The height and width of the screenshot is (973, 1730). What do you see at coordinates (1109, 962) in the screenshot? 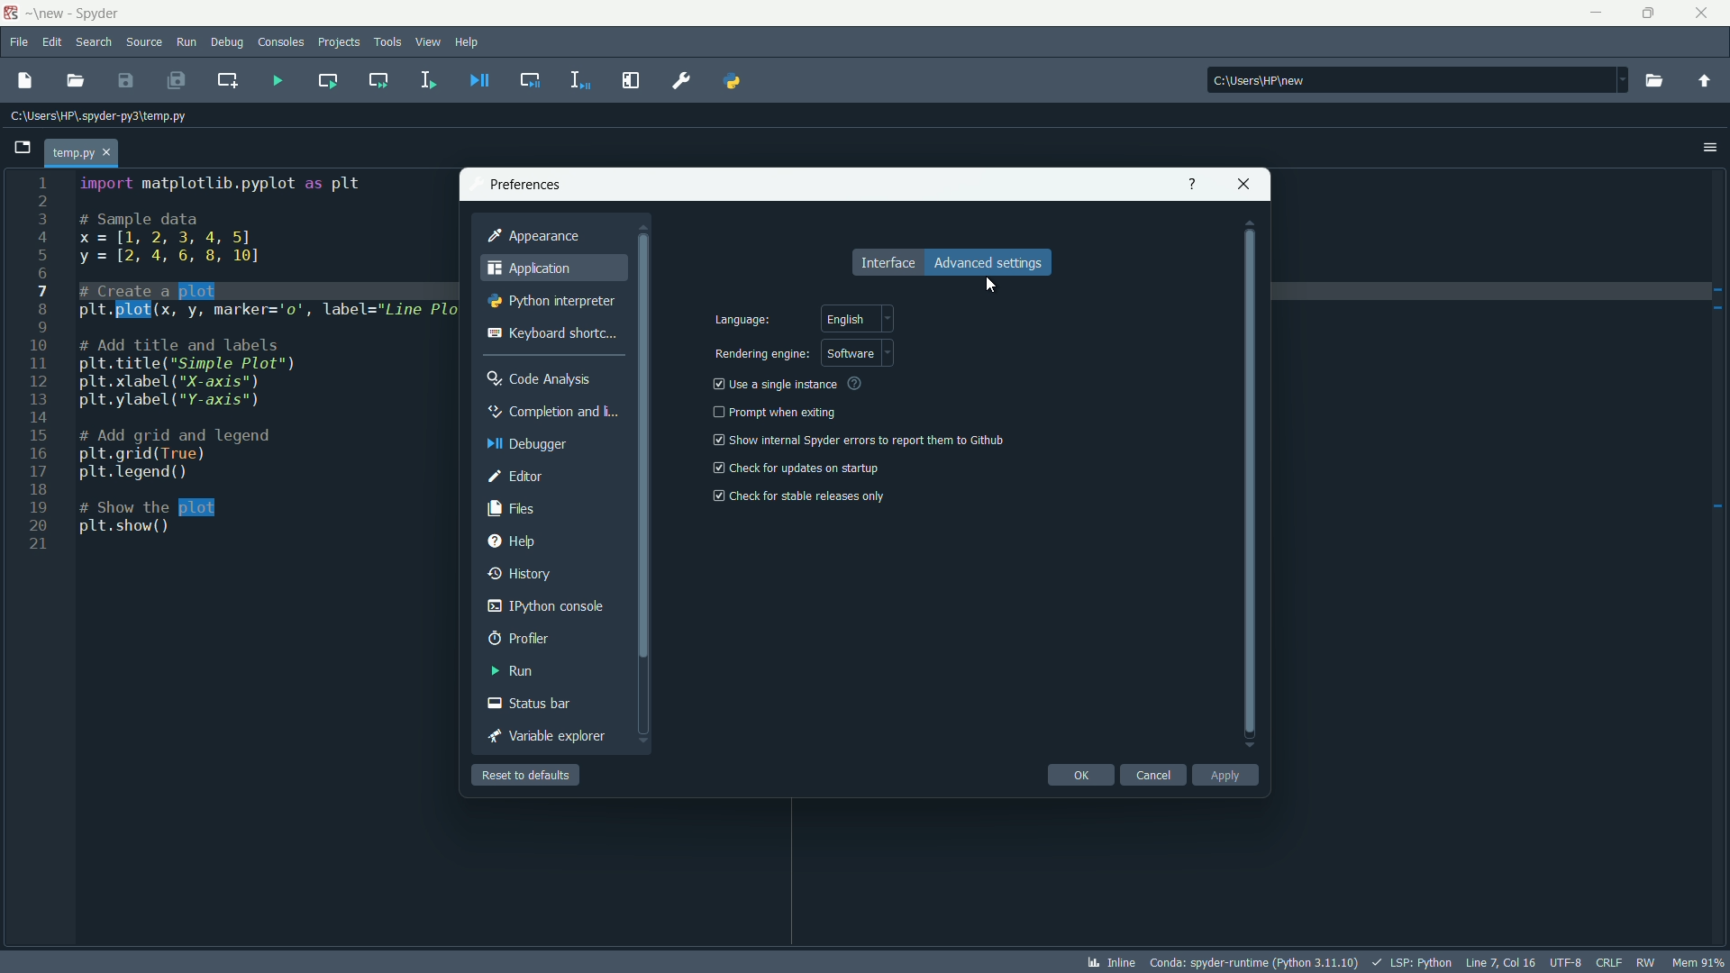
I see `inline` at bounding box center [1109, 962].